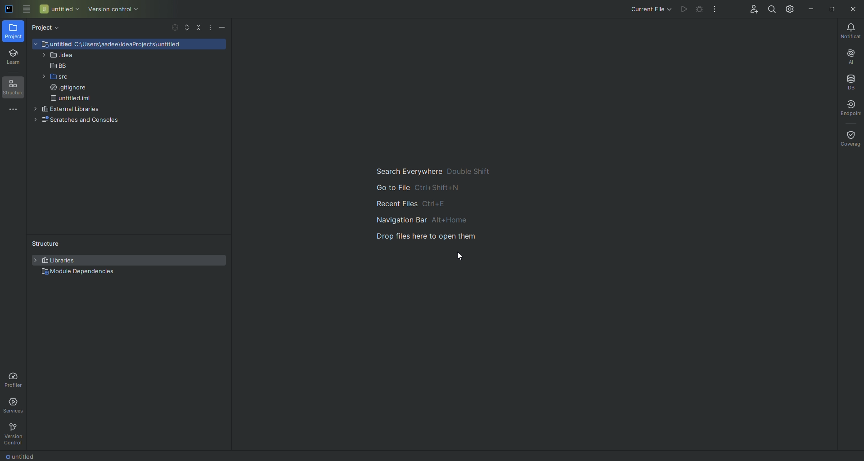 The image size is (864, 461). What do you see at coordinates (53, 66) in the screenshot?
I see `BB` at bounding box center [53, 66].